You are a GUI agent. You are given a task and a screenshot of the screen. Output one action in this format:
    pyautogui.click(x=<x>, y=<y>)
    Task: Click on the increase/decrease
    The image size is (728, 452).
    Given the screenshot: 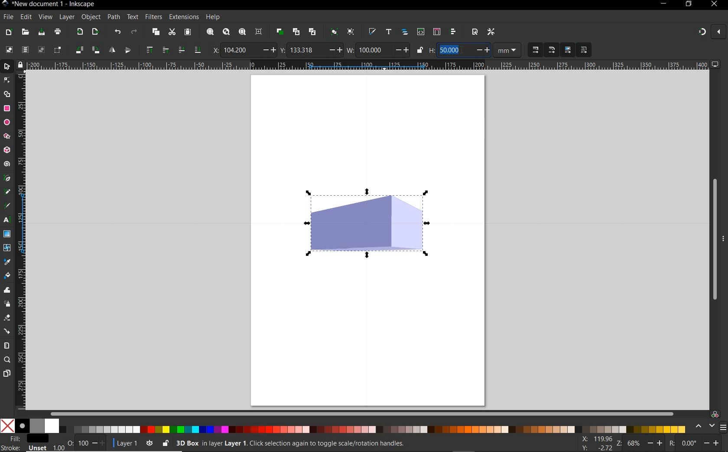 What is the action you would take?
    pyautogui.click(x=334, y=50)
    